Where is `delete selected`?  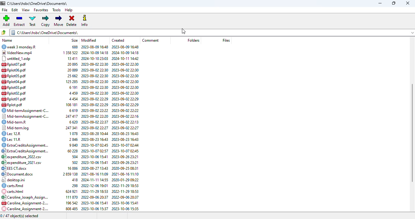 delete selected is located at coordinates (72, 21).